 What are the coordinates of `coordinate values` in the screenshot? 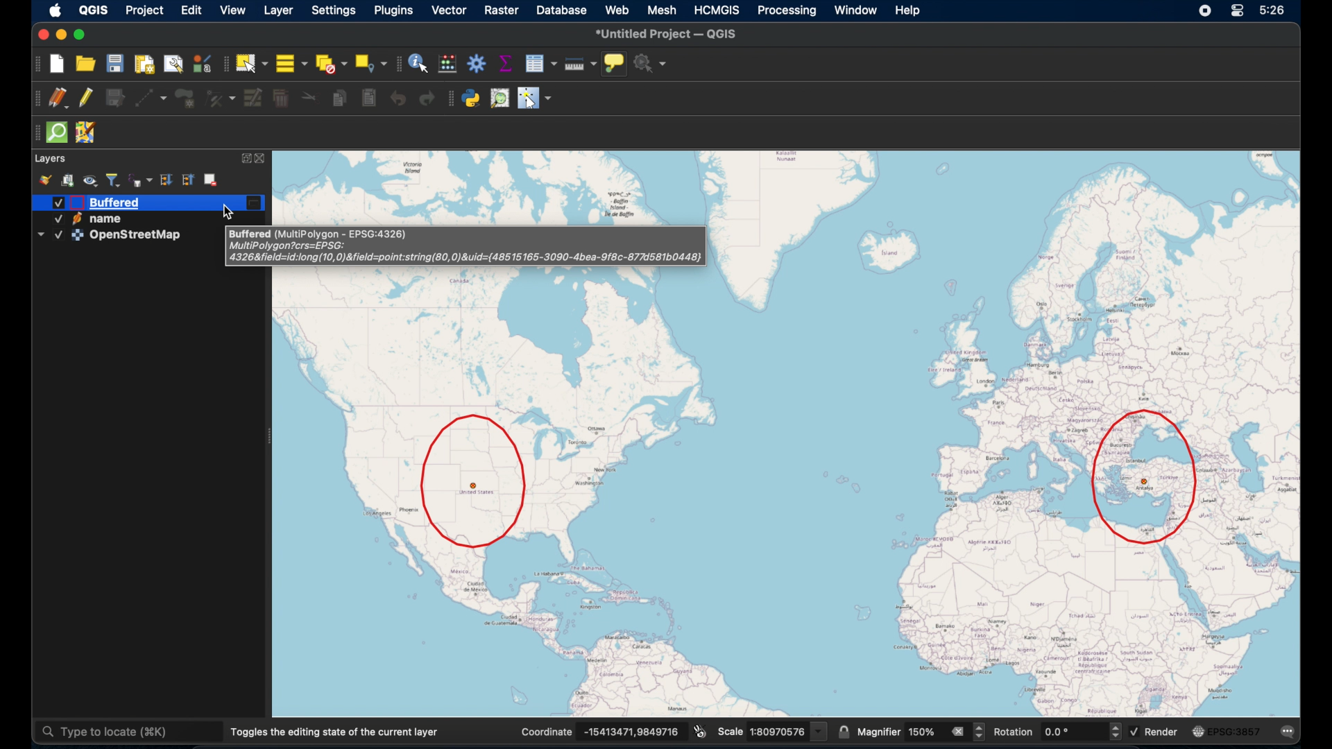 It's located at (633, 730).